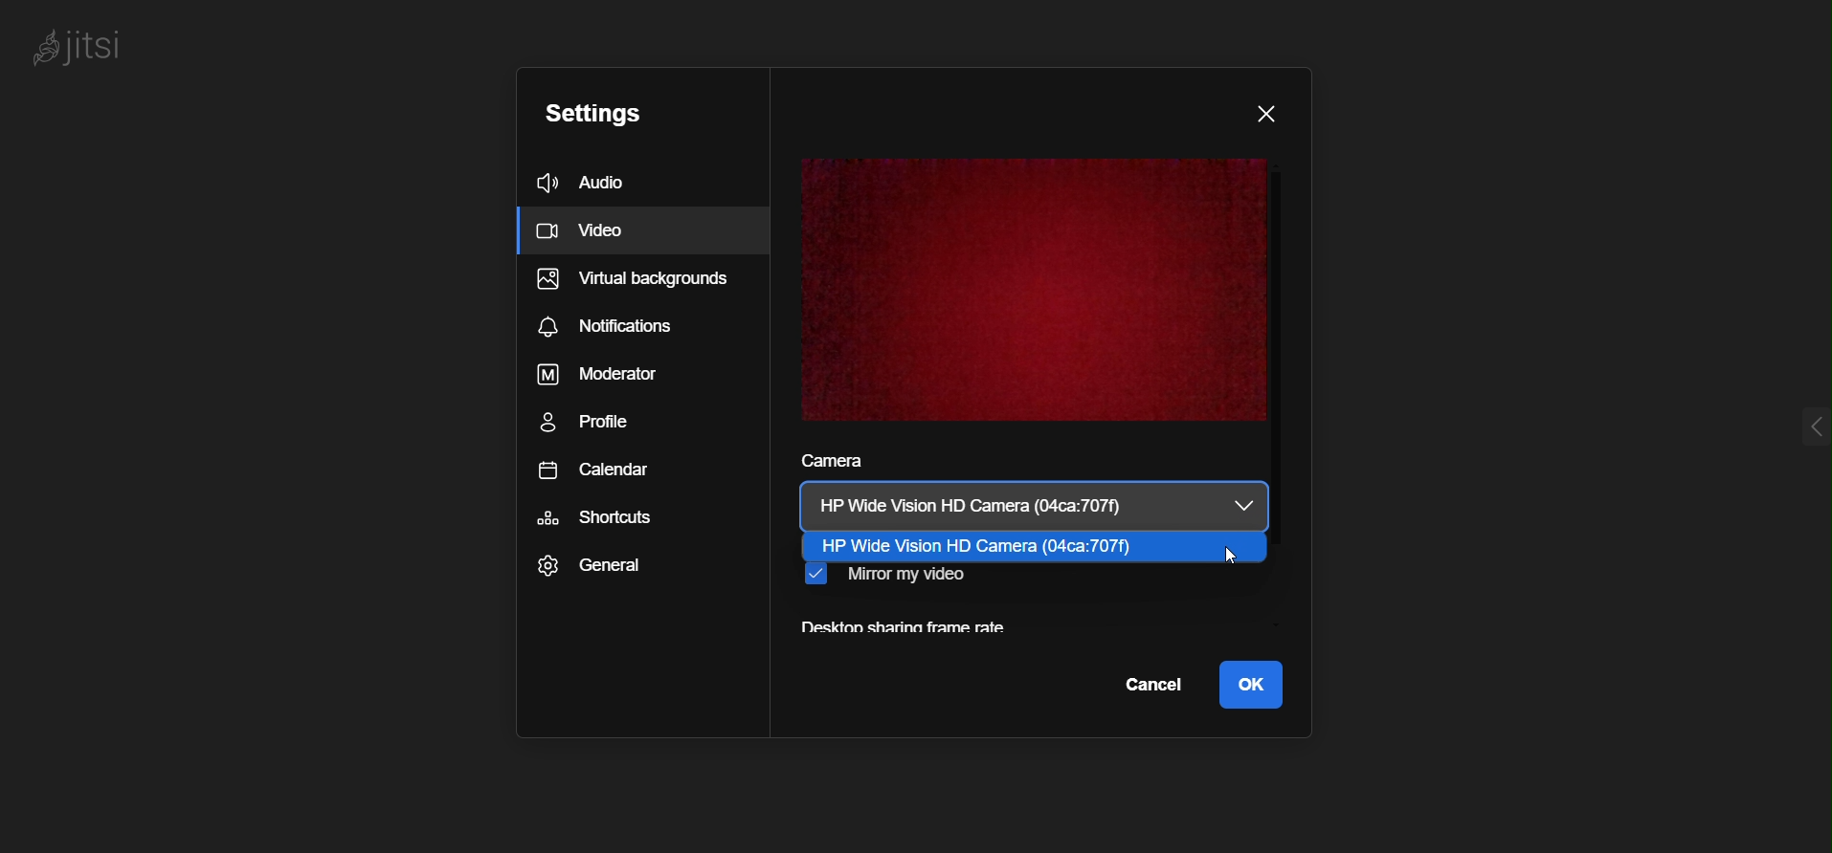 The image size is (1832, 853). I want to click on close, so click(1264, 111).